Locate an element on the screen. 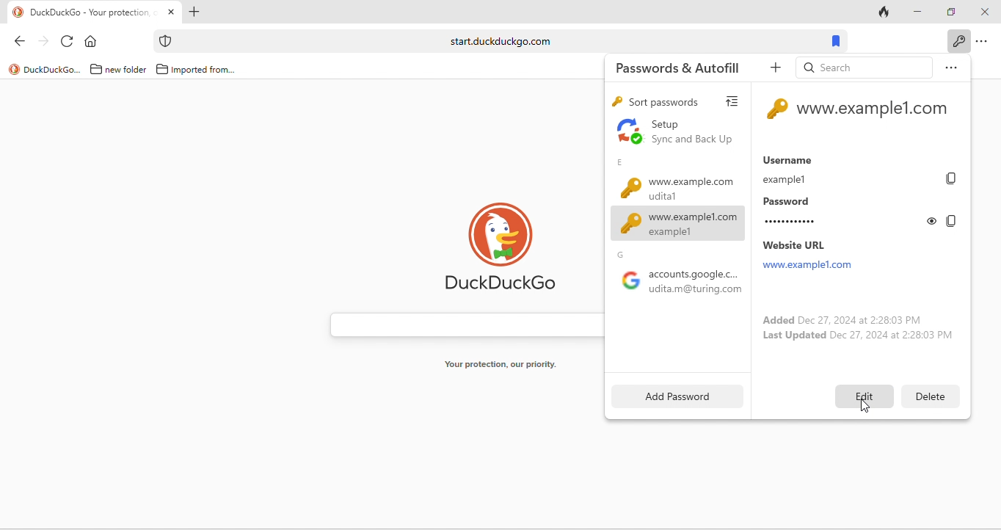 The width and height of the screenshot is (1001, 530). reload is located at coordinates (68, 40).